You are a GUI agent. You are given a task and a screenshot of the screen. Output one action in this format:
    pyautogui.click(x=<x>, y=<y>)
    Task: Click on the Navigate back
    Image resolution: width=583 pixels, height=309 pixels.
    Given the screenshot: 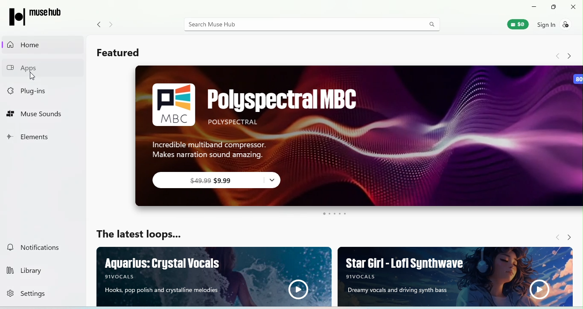 What is the action you would take?
    pyautogui.click(x=559, y=56)
    